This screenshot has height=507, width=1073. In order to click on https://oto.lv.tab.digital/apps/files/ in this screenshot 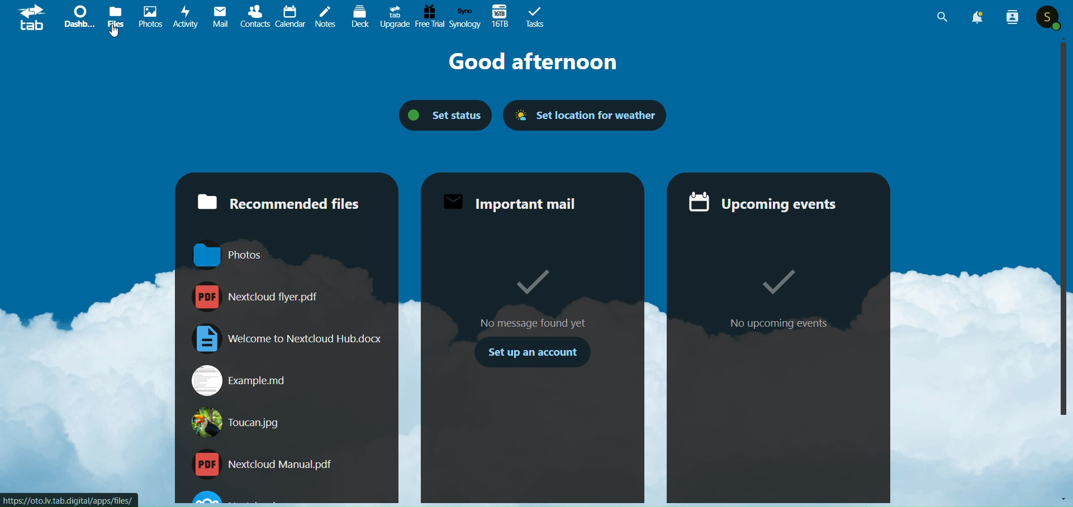, I will do `click(68, 500)`.